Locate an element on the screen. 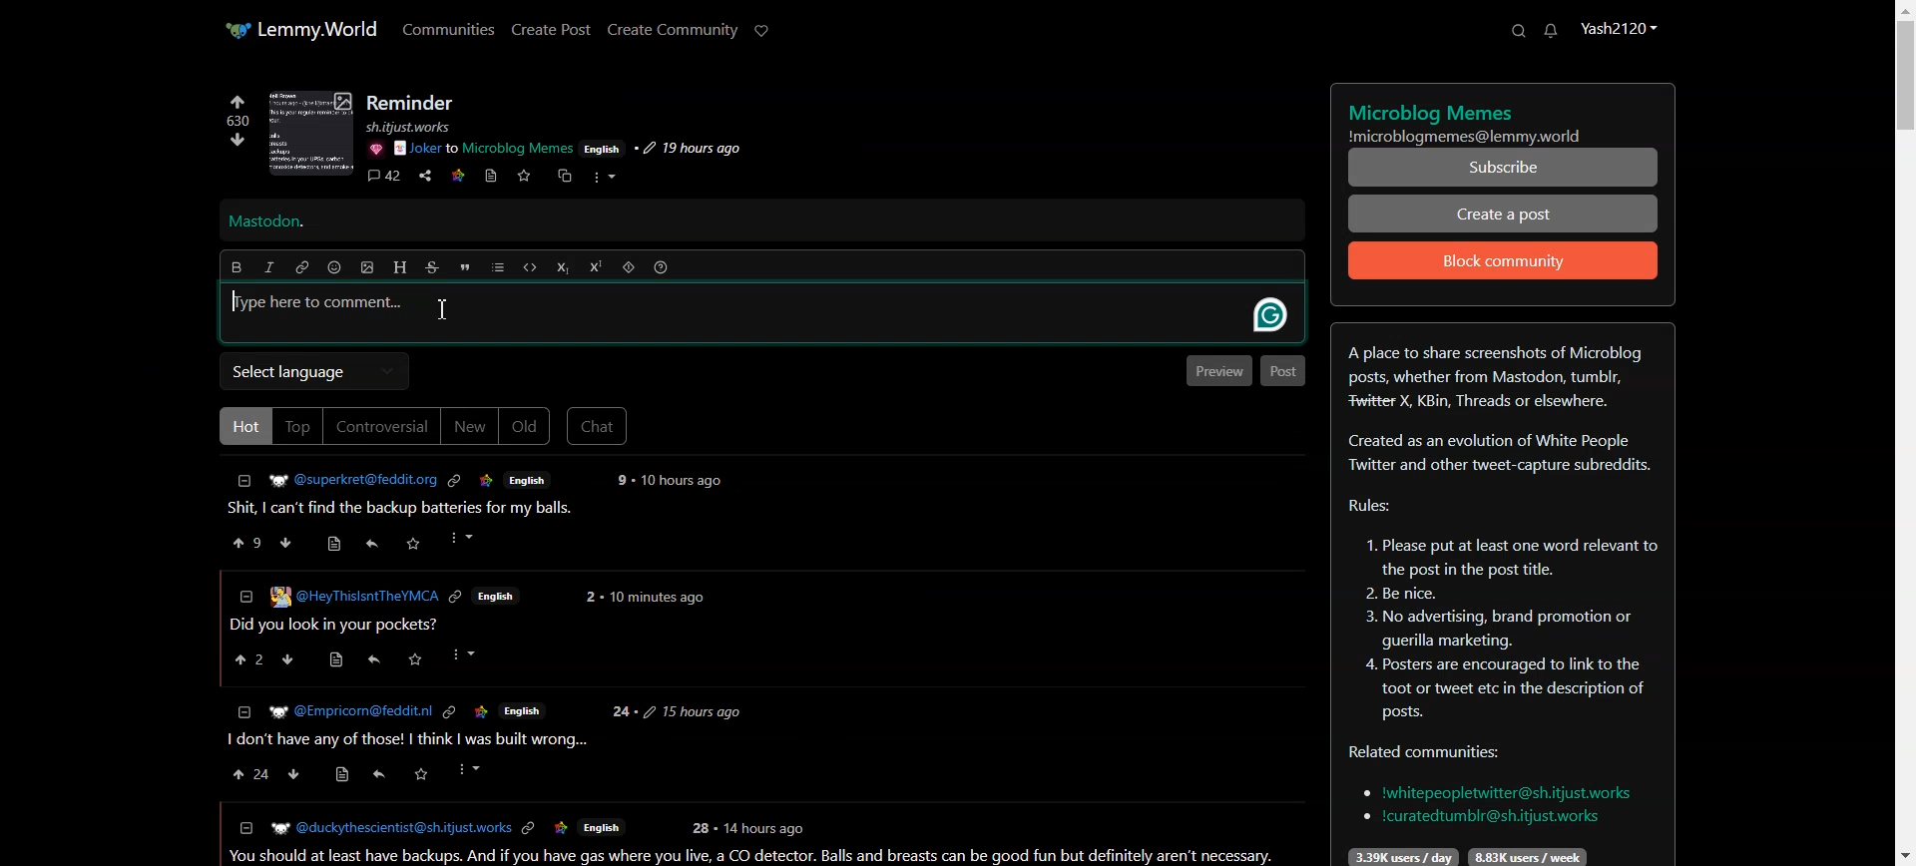 The image size is (1916, 866). superkret@feddit.org is located at coordinates (346, 477).